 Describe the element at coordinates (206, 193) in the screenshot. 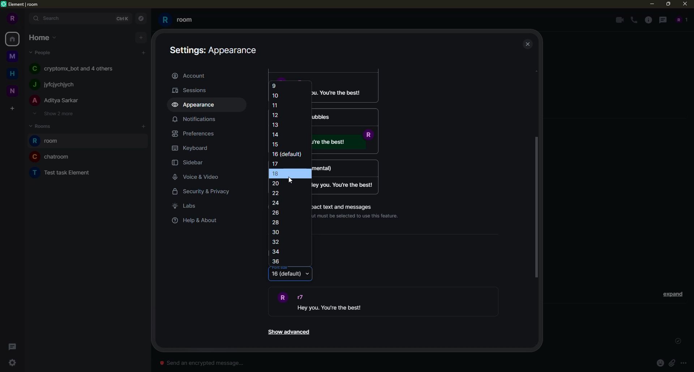

I see `security & privacy` at that location.